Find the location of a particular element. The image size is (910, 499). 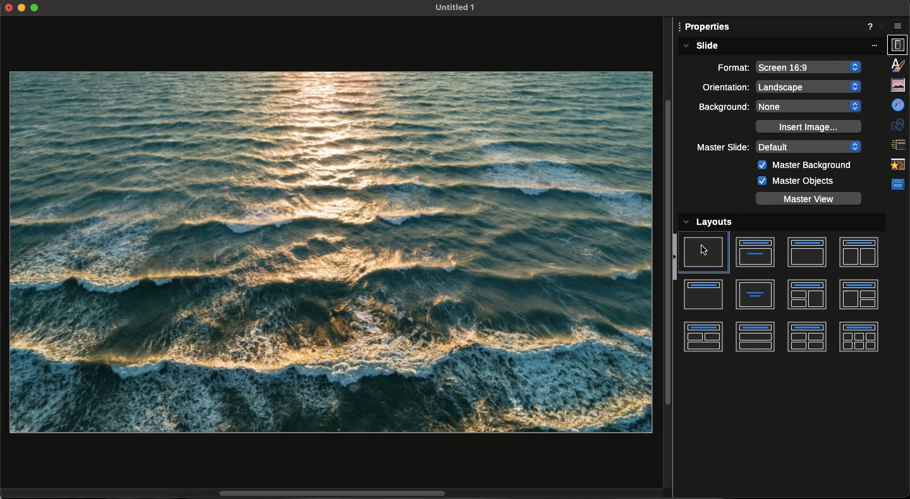

Background is located at coordinates (724, 107).